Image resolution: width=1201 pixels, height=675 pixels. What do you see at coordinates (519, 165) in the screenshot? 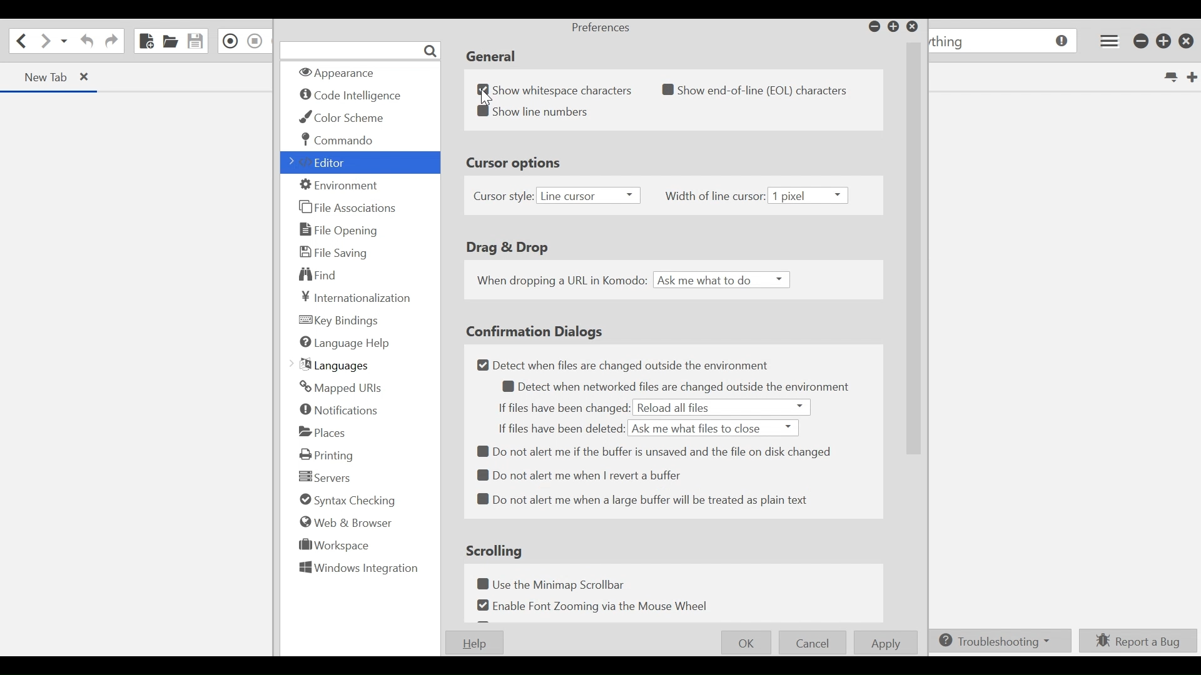
I see `Cursor Options` at bounding box center [519, 165].